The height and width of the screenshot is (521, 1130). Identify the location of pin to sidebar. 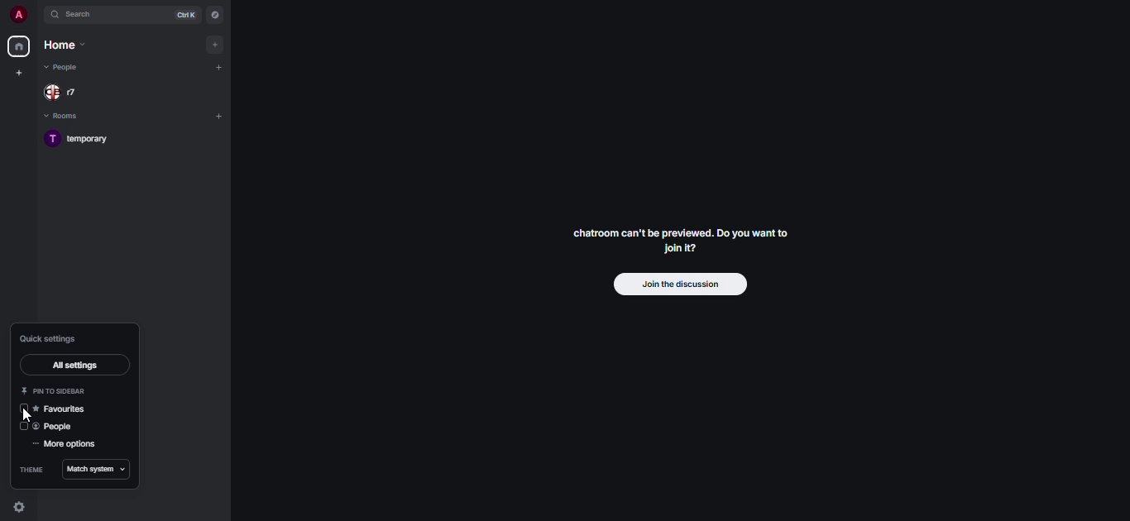
(52, 391).